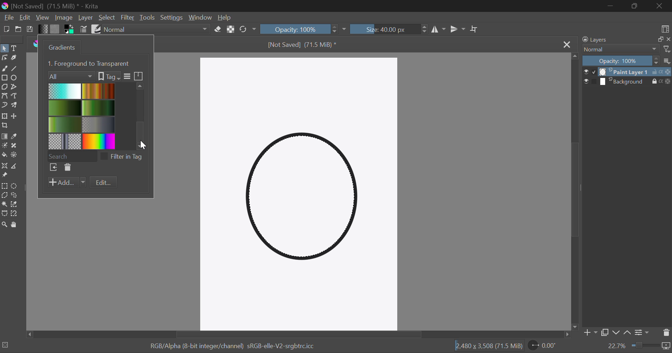  Describe the element at coordinates (84, 30) in the screenshot. I see `Brush Settings` at that location.